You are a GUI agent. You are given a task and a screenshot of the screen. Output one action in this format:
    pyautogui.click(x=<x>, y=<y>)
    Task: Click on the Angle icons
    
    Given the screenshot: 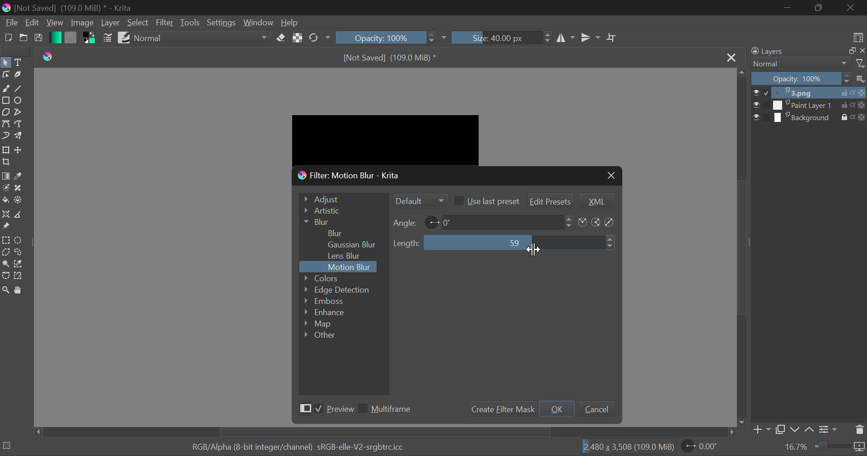 What is the action you would take?
    pyautogui.click(x=597, y=223)
    